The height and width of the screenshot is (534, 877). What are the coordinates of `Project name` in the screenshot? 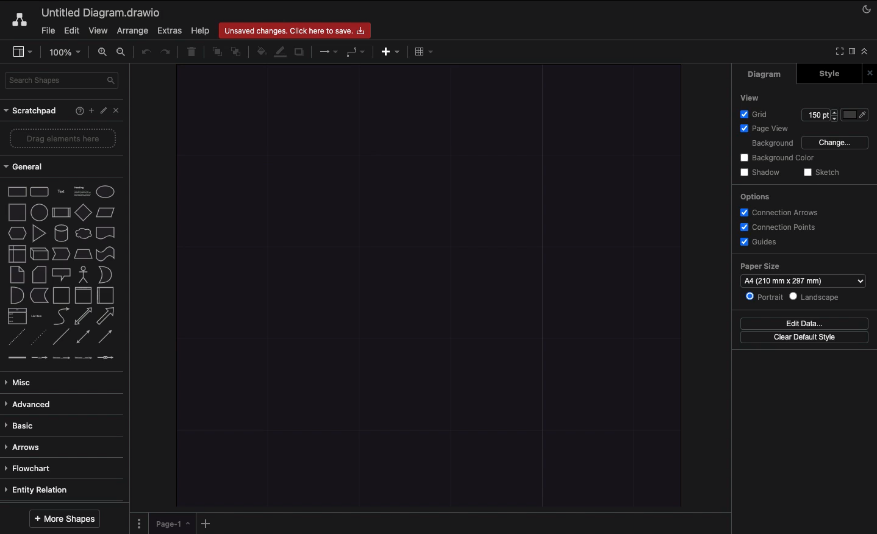 It's located at (102, 12).